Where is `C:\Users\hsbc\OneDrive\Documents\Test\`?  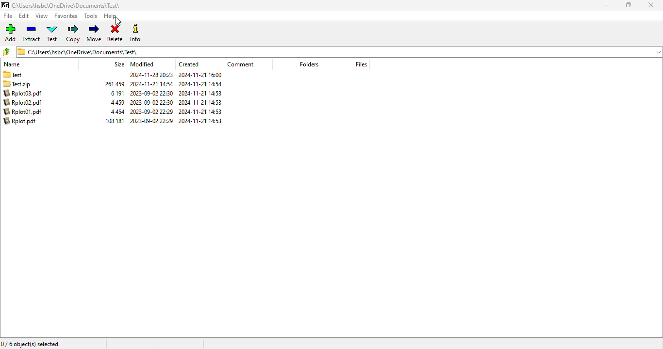
C:\Users\hsbc\OneDrive\Documents\Test\ is located at coordinates (66, 6).